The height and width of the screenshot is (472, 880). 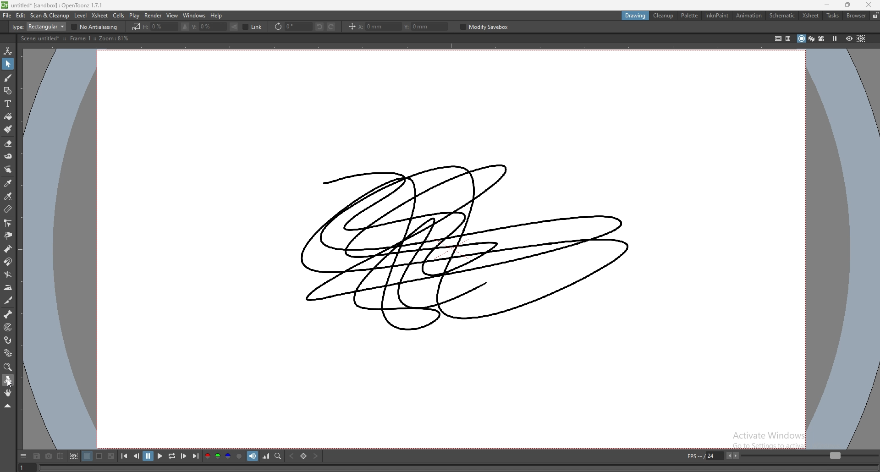 I want to click on previous frame, so click(x=137, y=456).